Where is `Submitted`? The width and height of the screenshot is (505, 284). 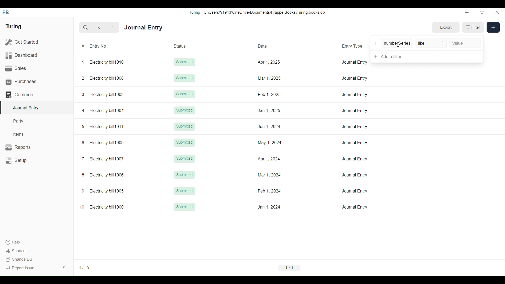
Submitted is located at coordinates (184, 159).